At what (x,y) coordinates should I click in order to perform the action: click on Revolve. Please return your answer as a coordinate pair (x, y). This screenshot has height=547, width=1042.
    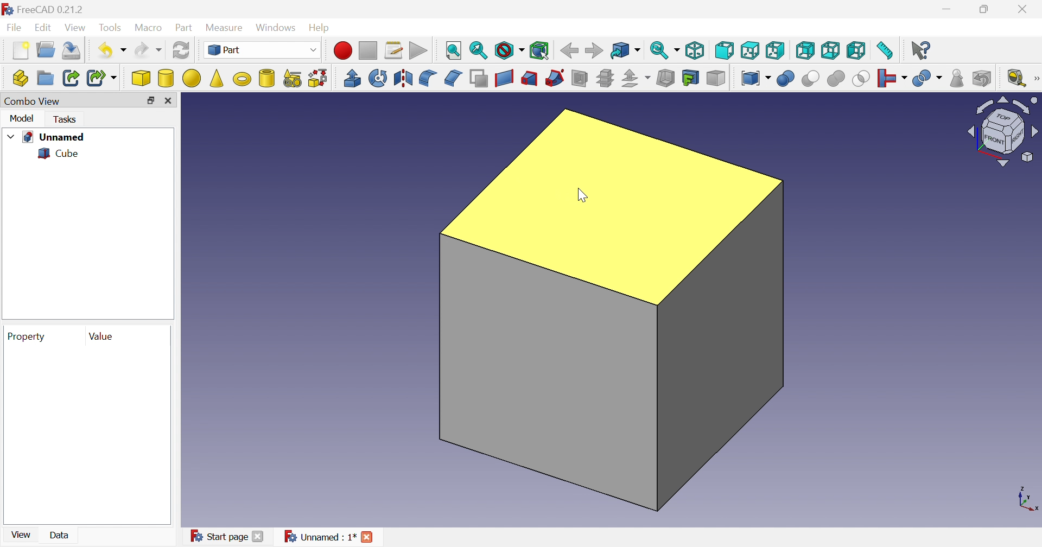
    Looking at the image, I should click on (379, 78).